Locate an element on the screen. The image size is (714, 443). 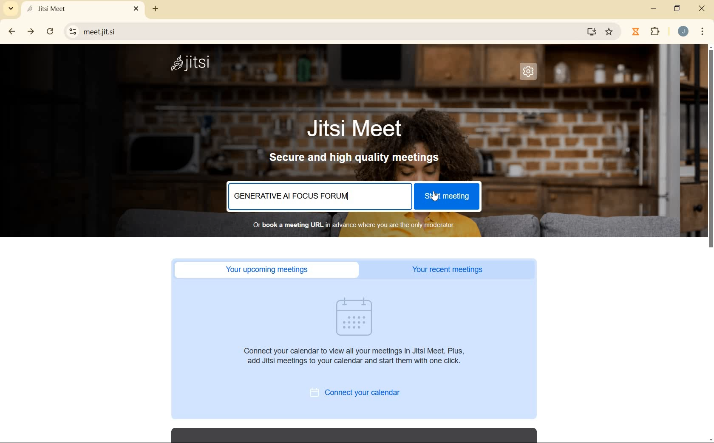
back is located at coordinates (10, 32).